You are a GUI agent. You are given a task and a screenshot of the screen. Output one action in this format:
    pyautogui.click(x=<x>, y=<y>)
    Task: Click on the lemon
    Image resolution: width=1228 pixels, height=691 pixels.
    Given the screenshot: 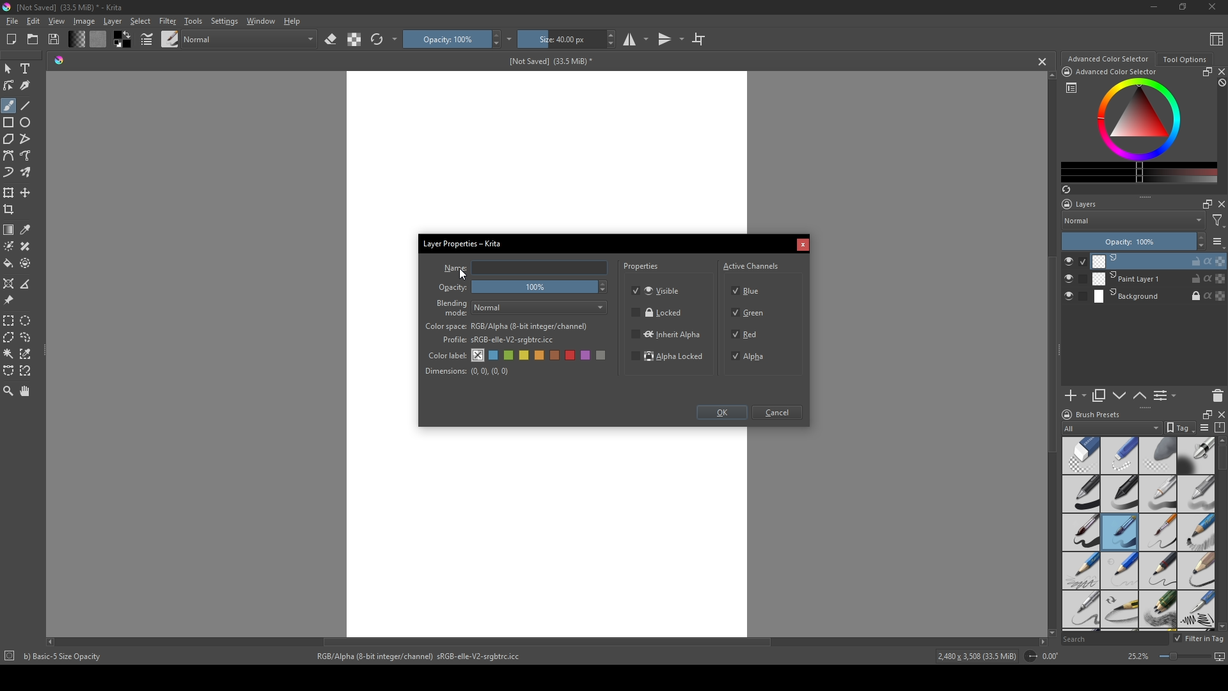 What is the action you would take?
    pyautogui.click(x=525, y=355)
    